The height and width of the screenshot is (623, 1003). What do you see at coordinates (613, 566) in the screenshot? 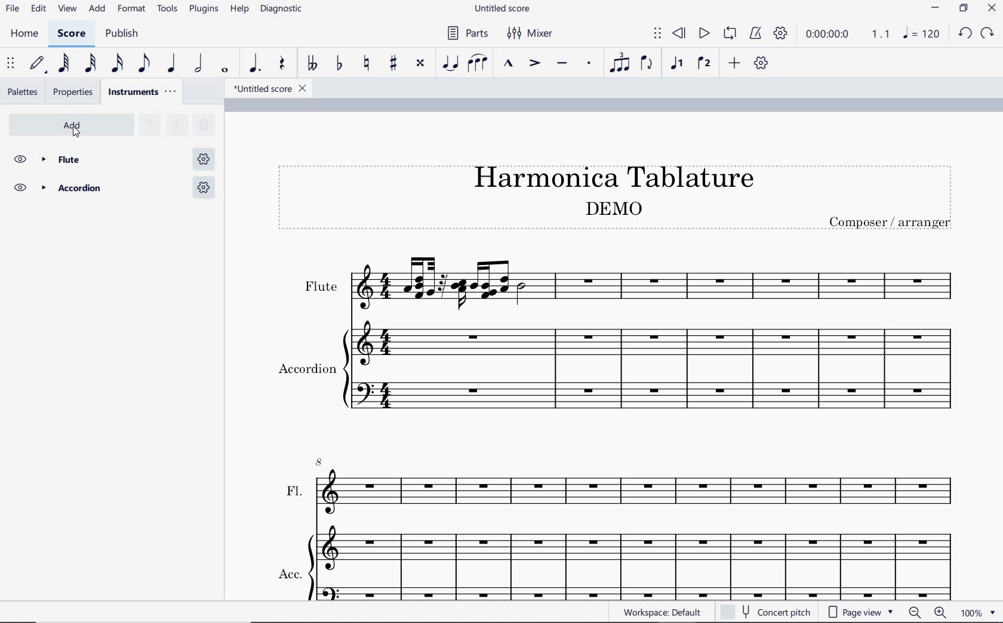
I see `ACC.` at bounding box center [613, 566].